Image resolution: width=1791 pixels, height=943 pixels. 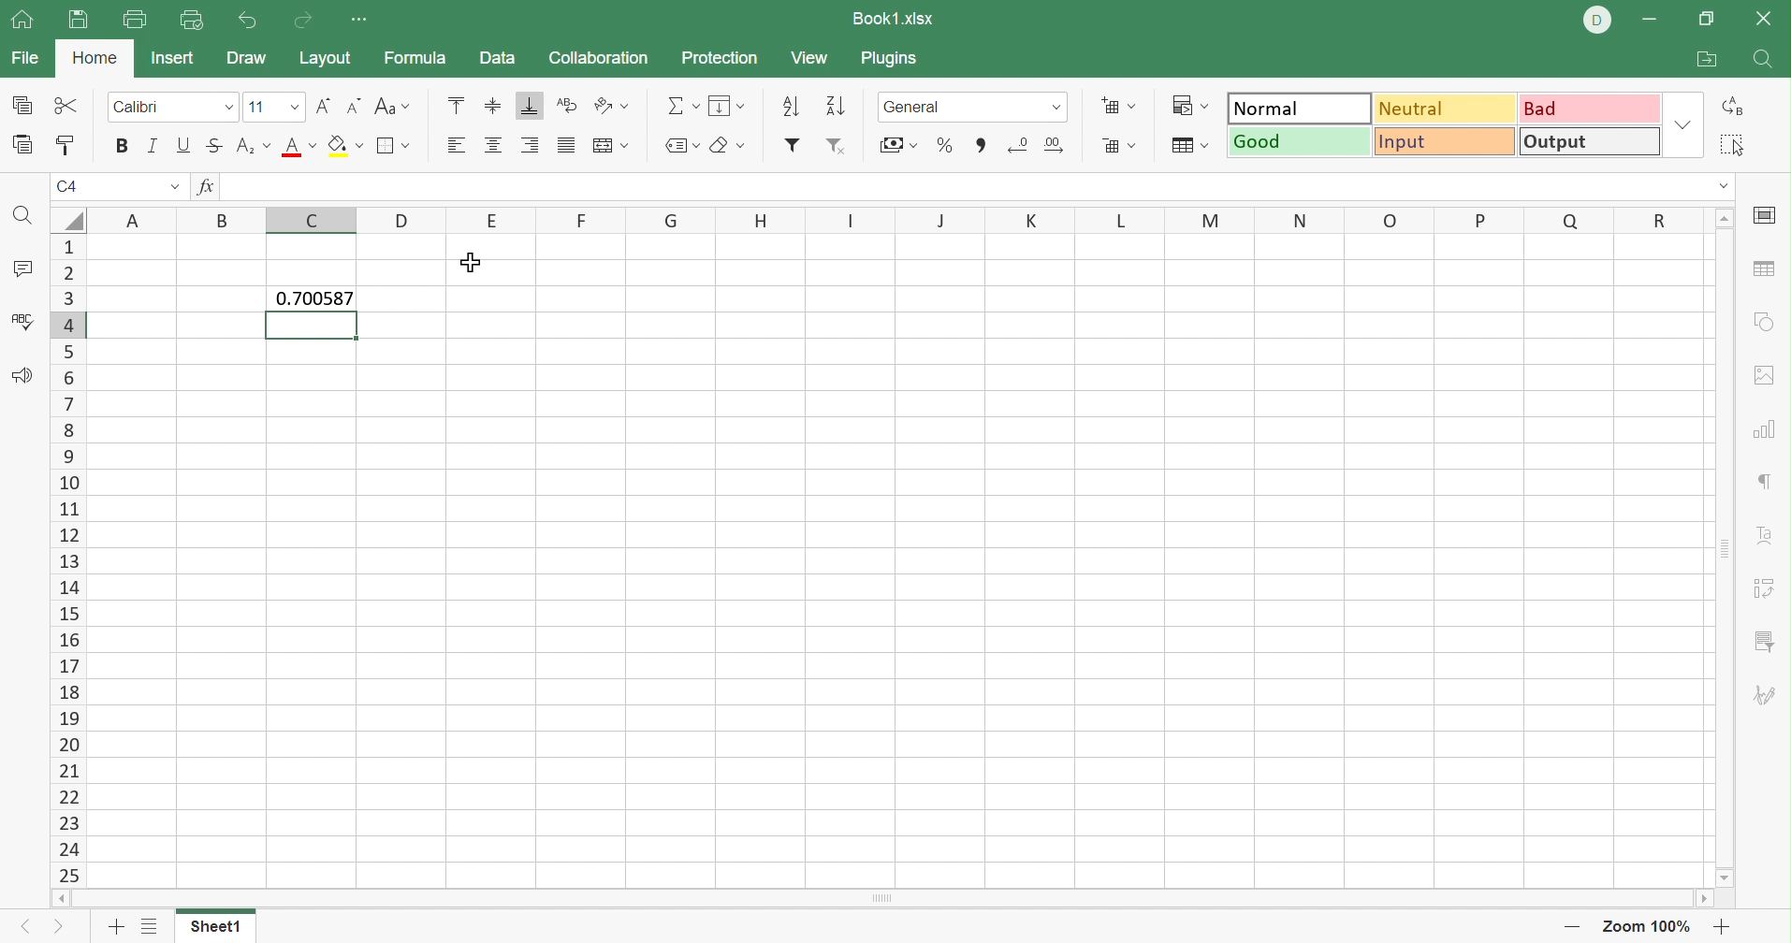 I want to click on Redo, so click(x=308, y=21).